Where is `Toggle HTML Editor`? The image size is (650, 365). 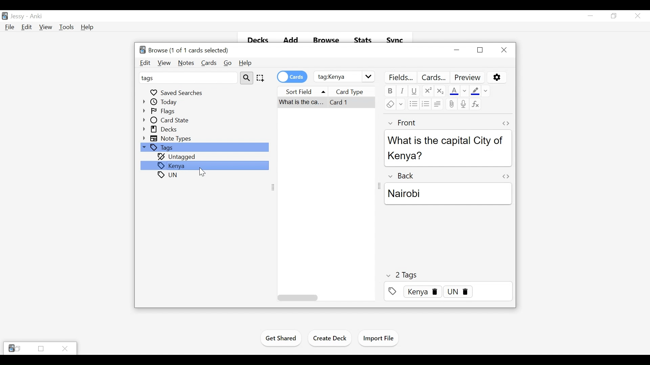 Toggle HTML Editor is located at coordinates (505, 176).